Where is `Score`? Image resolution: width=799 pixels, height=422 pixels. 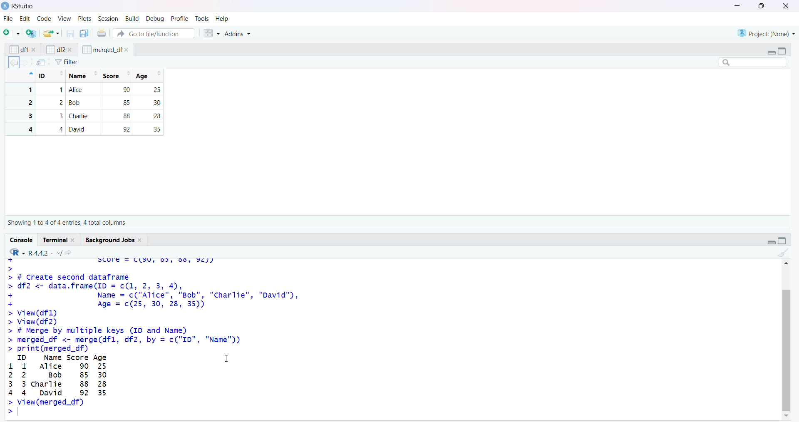
Score is located at coordinates (117, 76).